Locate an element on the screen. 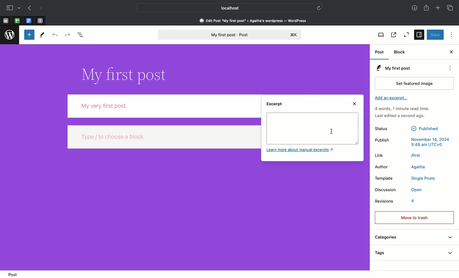 Image resolution: width=459 pixels, height=278 pixels. Author is located at coordinates (403, 167).